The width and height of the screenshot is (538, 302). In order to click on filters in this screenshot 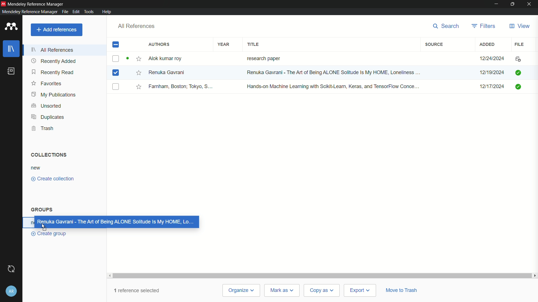, I will do `click(484, 26)`.